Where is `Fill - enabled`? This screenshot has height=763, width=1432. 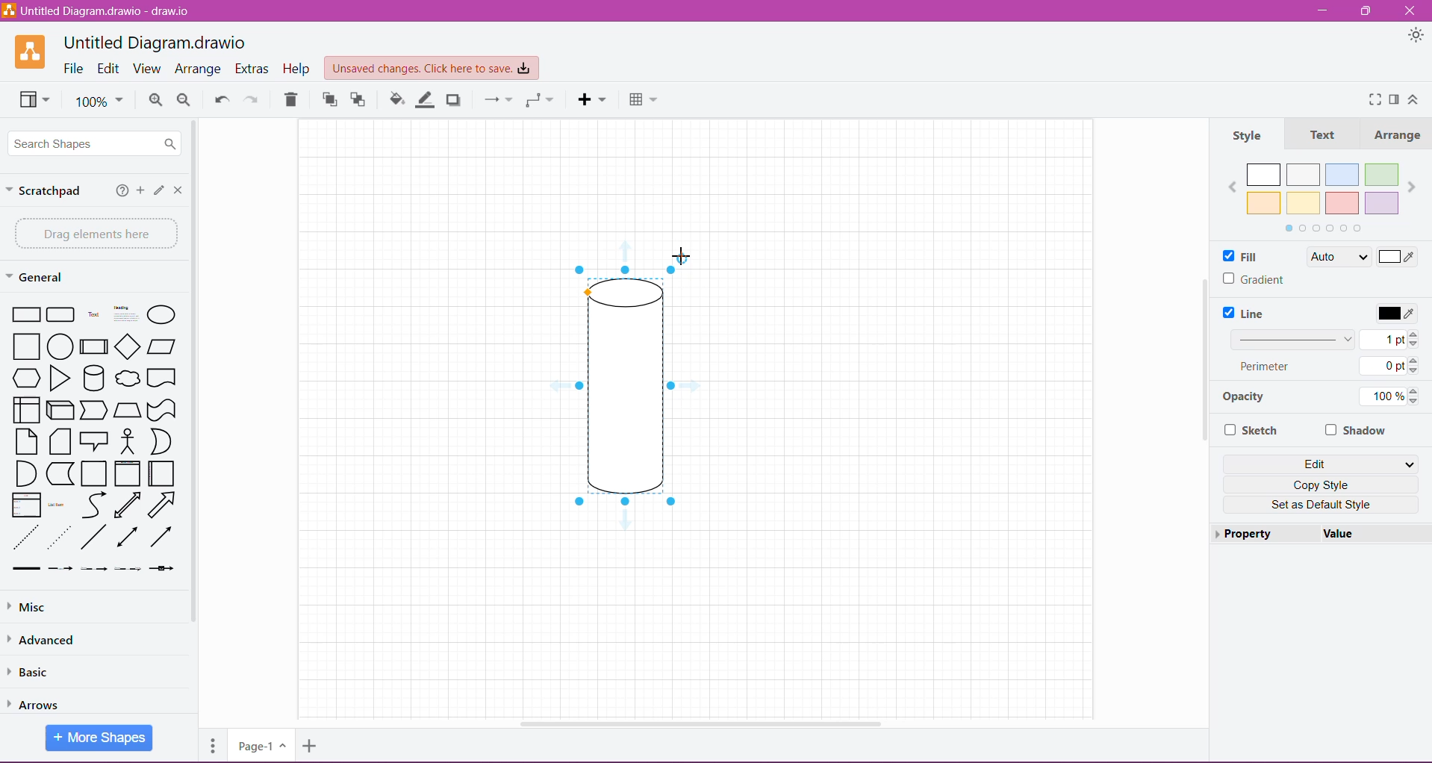 Fill - enabled is located at coordinates (1254, 255).